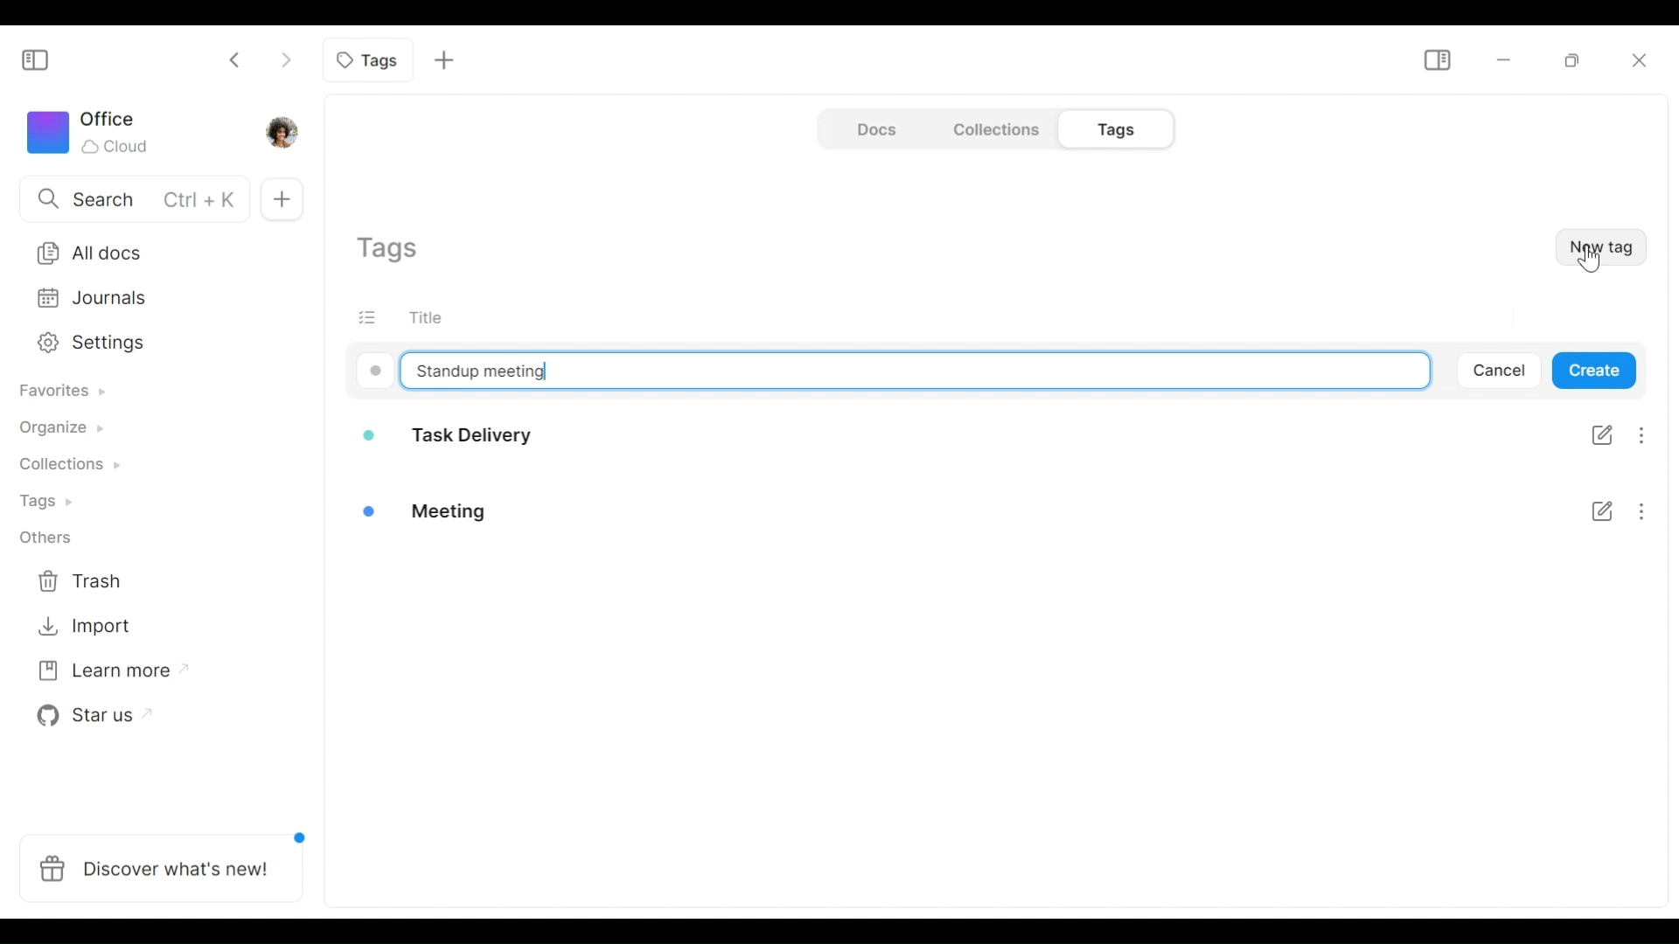 This screenshot has height=944, width=1679. Describe the element at coordinates (154, 302) in the screenshot. I see `Journal` at that location.